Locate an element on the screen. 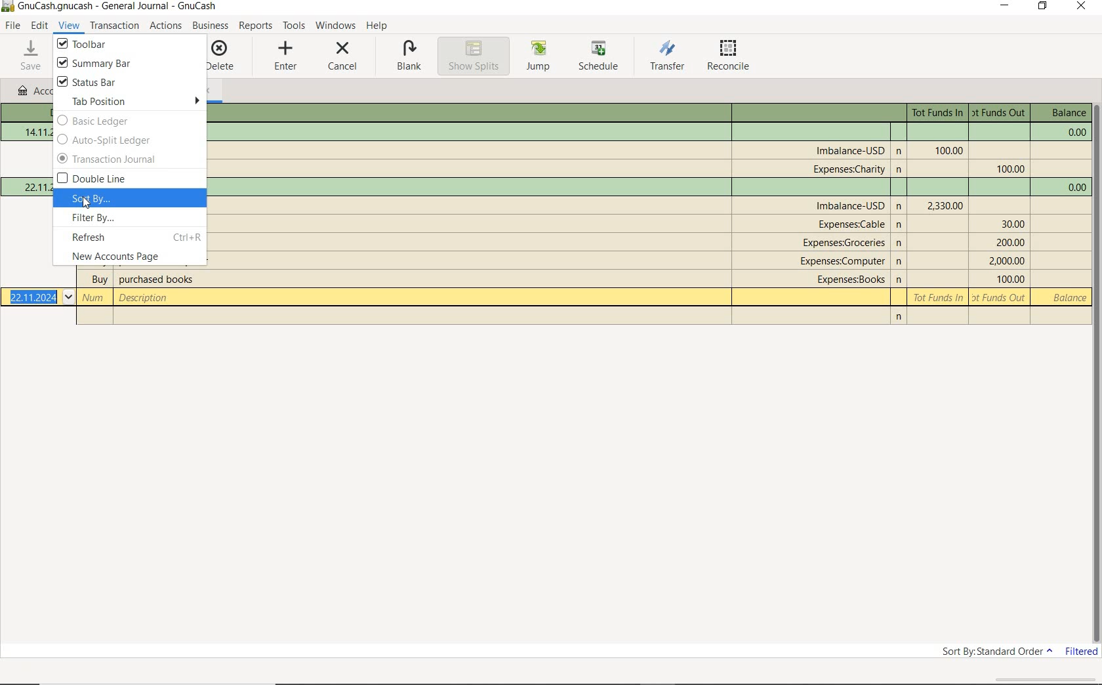 The height and width of the screenshot is (685, 1102). toolbar is located at coordinates (124, 45).